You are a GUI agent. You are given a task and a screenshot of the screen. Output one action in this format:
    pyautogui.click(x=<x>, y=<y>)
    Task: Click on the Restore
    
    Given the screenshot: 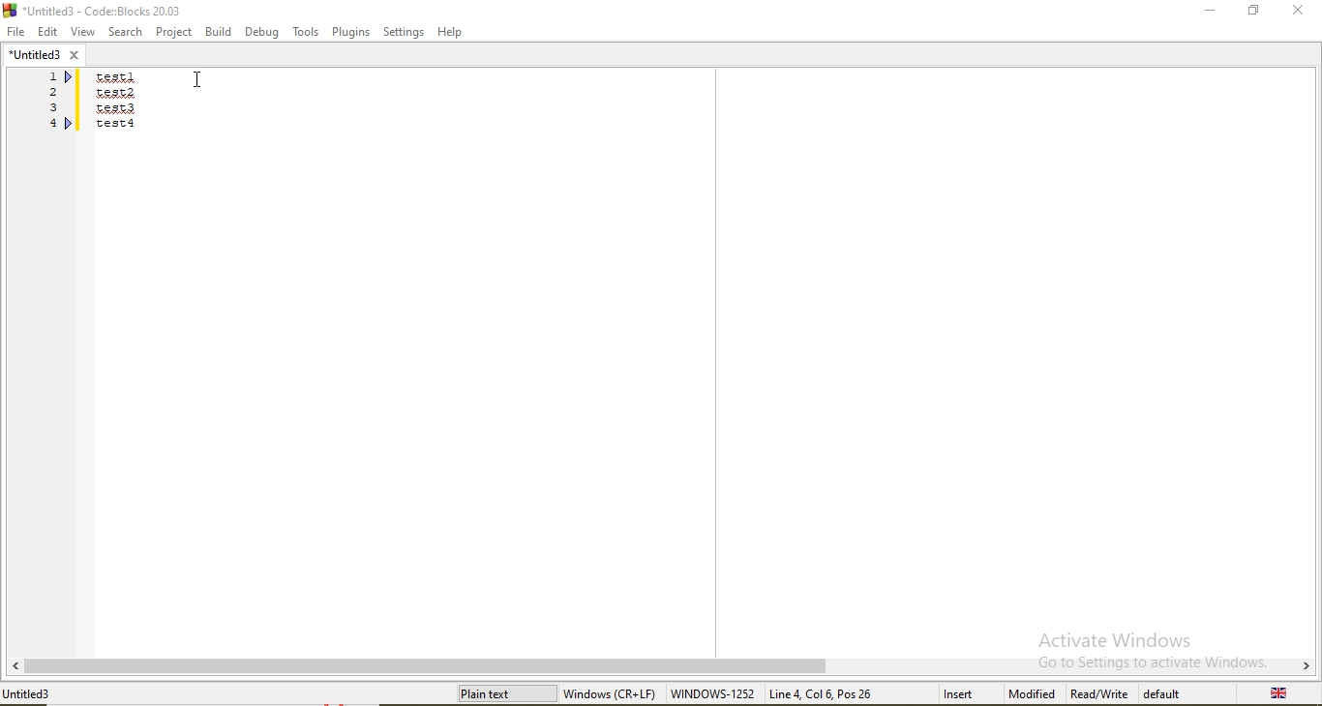 What is the action you would take?
    pyautogui.click(x=1252, y=10)
    